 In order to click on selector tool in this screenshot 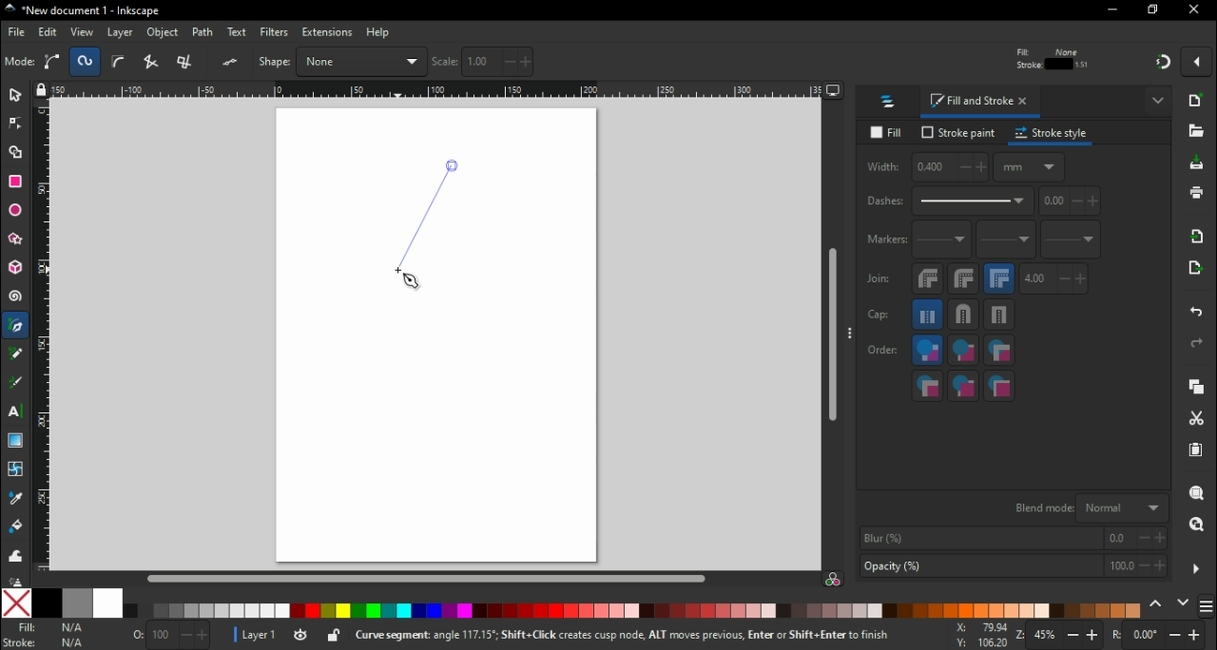, I will do `click(16, 99)`.